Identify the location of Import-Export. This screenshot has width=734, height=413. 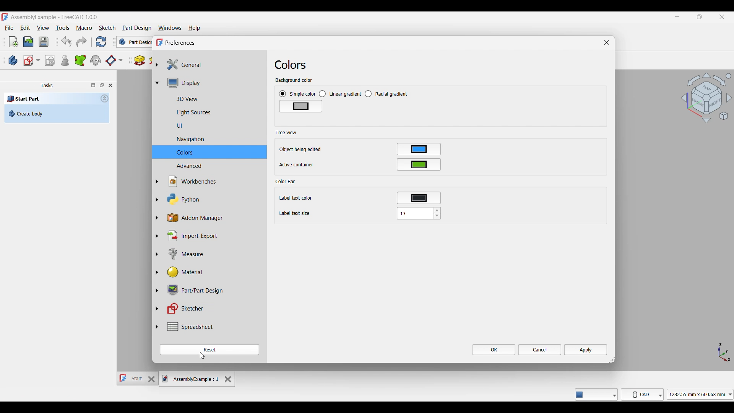
(189, 236).